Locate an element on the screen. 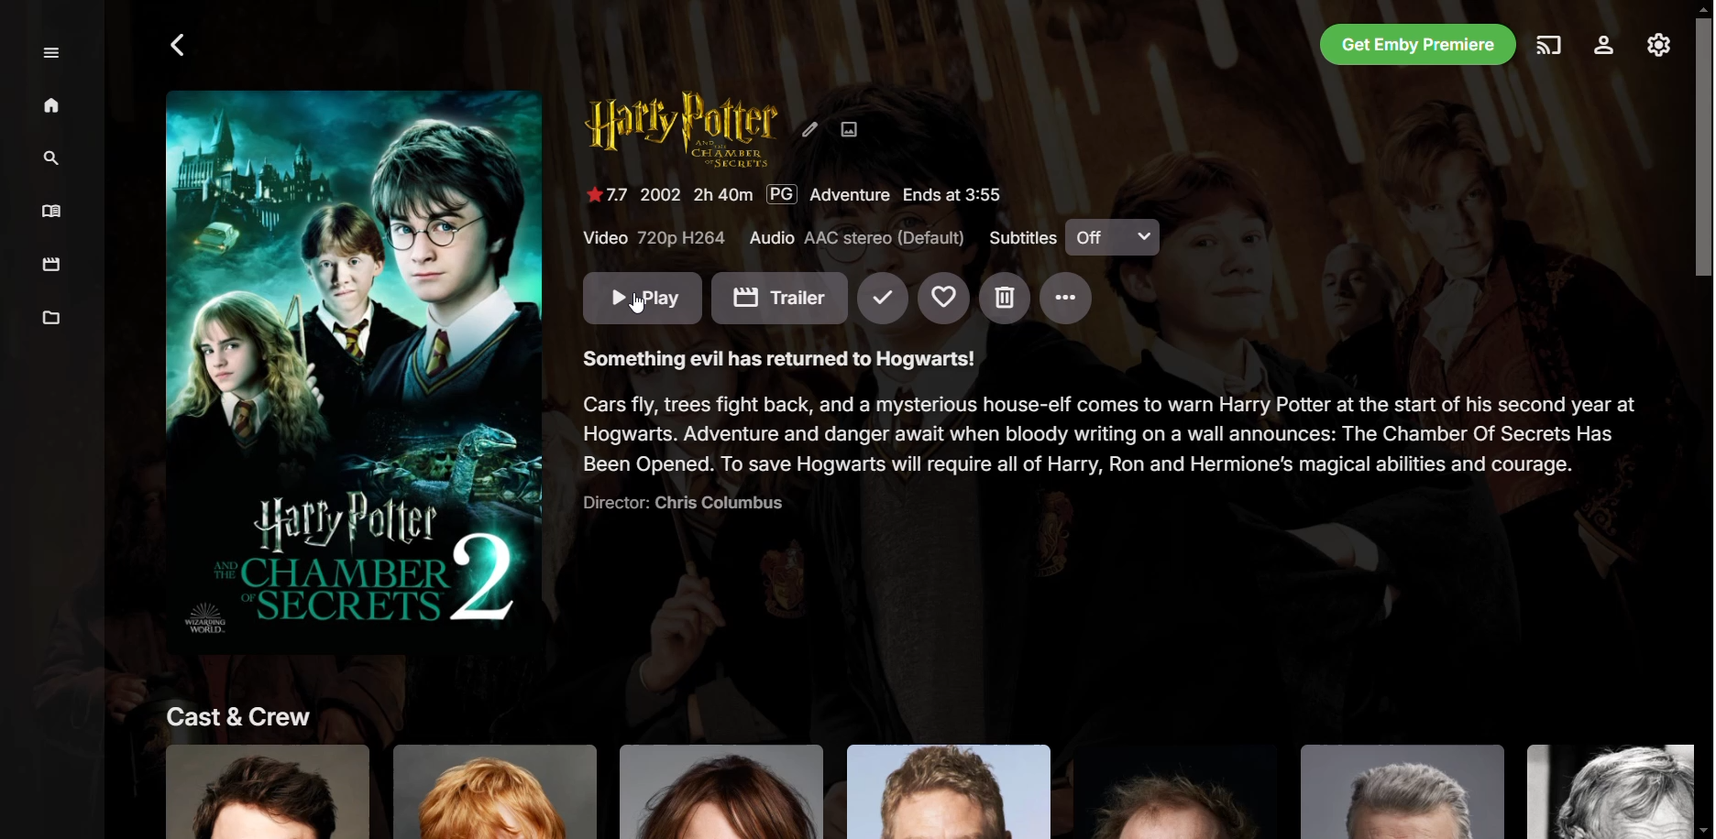 This screenshot has height=839, width=1716. Play on another device is located at coordinates (1549, 46).